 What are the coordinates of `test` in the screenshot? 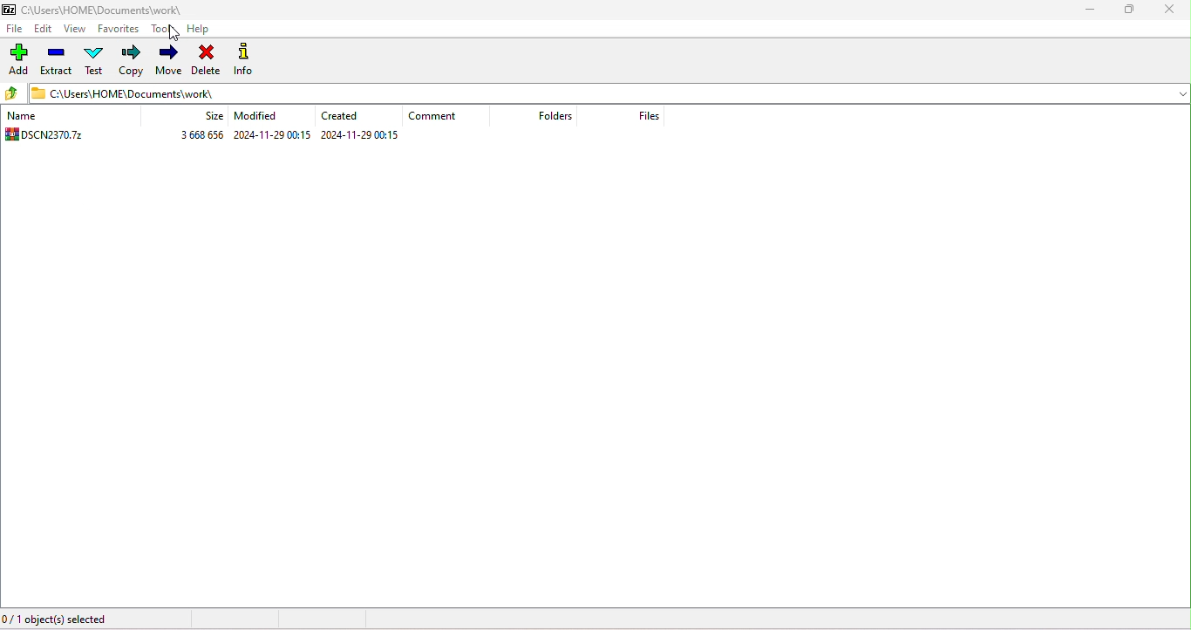 It's located at (96, 62).